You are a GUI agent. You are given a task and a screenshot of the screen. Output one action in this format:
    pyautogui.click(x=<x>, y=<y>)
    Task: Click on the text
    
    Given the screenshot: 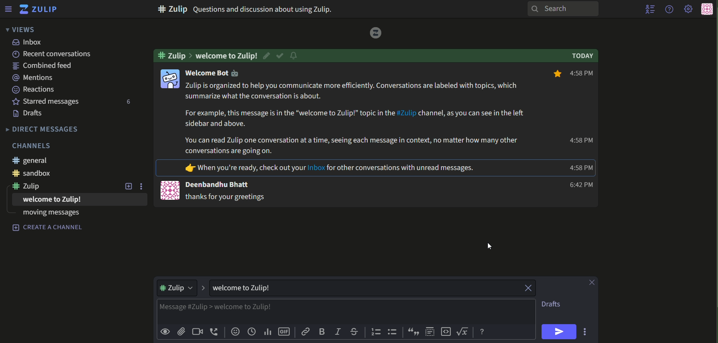 What is the action you would take?
    pyautogui.click(x=41, y=174)
    